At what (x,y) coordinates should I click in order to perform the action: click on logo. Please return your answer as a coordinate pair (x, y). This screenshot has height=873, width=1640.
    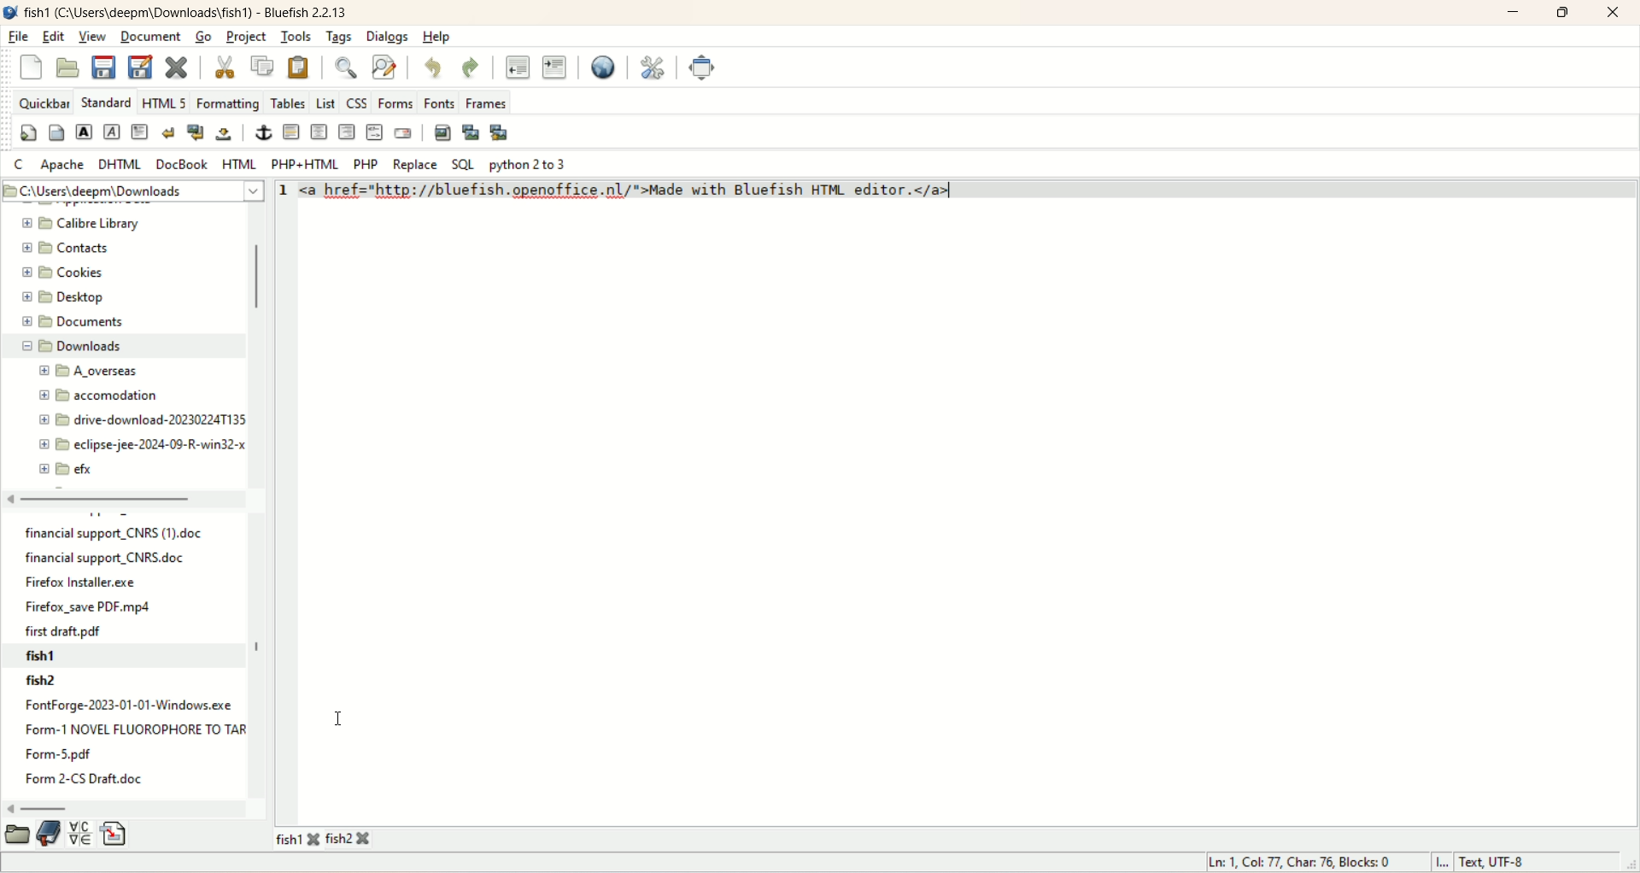
    Looking at the image, I should click on (10, 13).